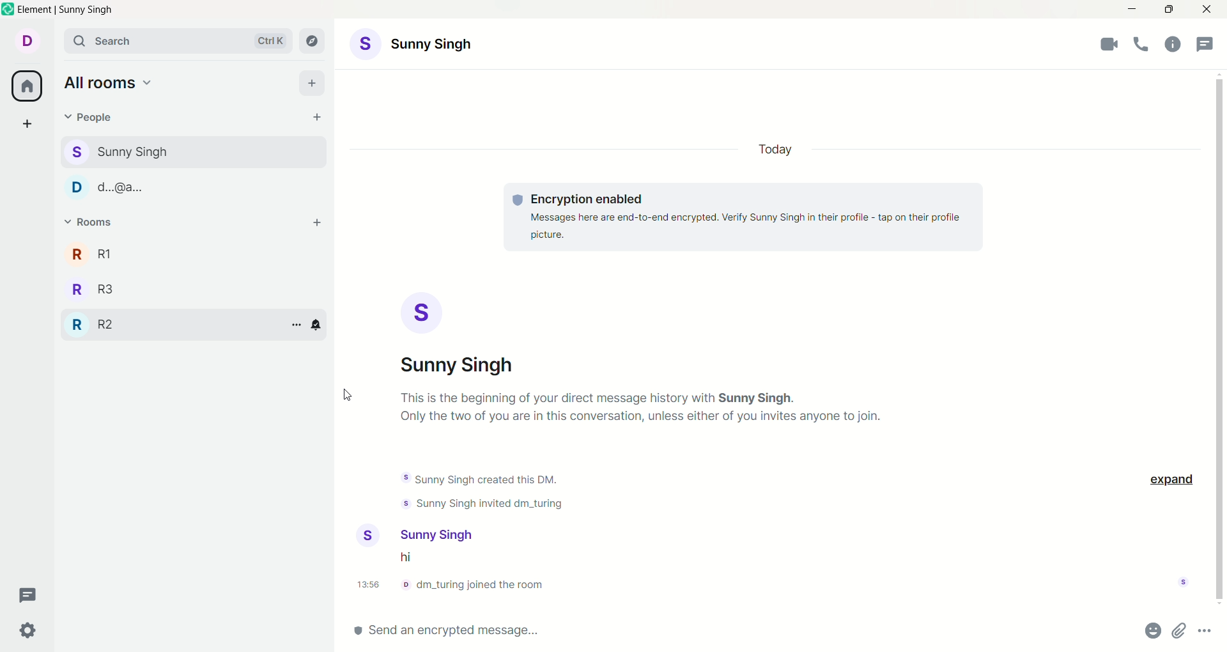  I want to click on text, so click(745, 219).